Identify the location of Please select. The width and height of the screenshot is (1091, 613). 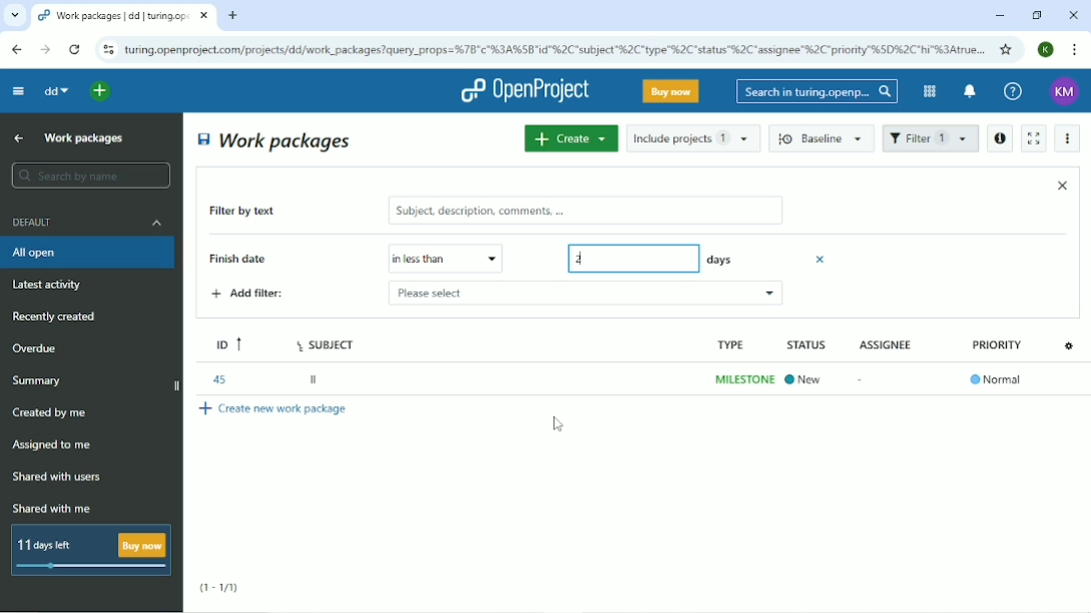
(431, 258).